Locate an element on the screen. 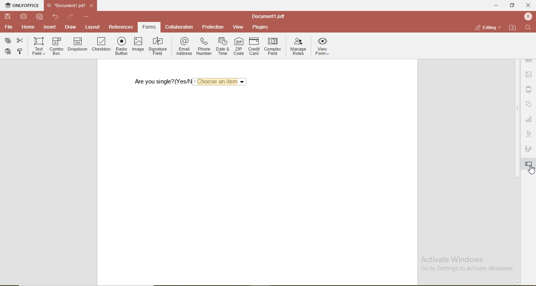 The width and height of the screenshot is (536, 286). margin is located at coordinates (529, 88).